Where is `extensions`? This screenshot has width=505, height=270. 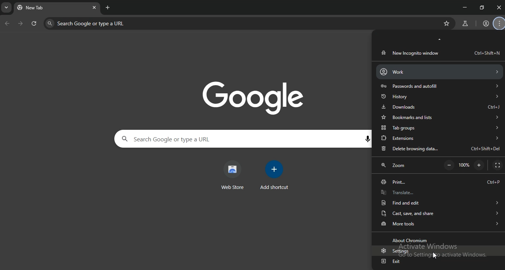
extensions is located at coordinates (440, 138).